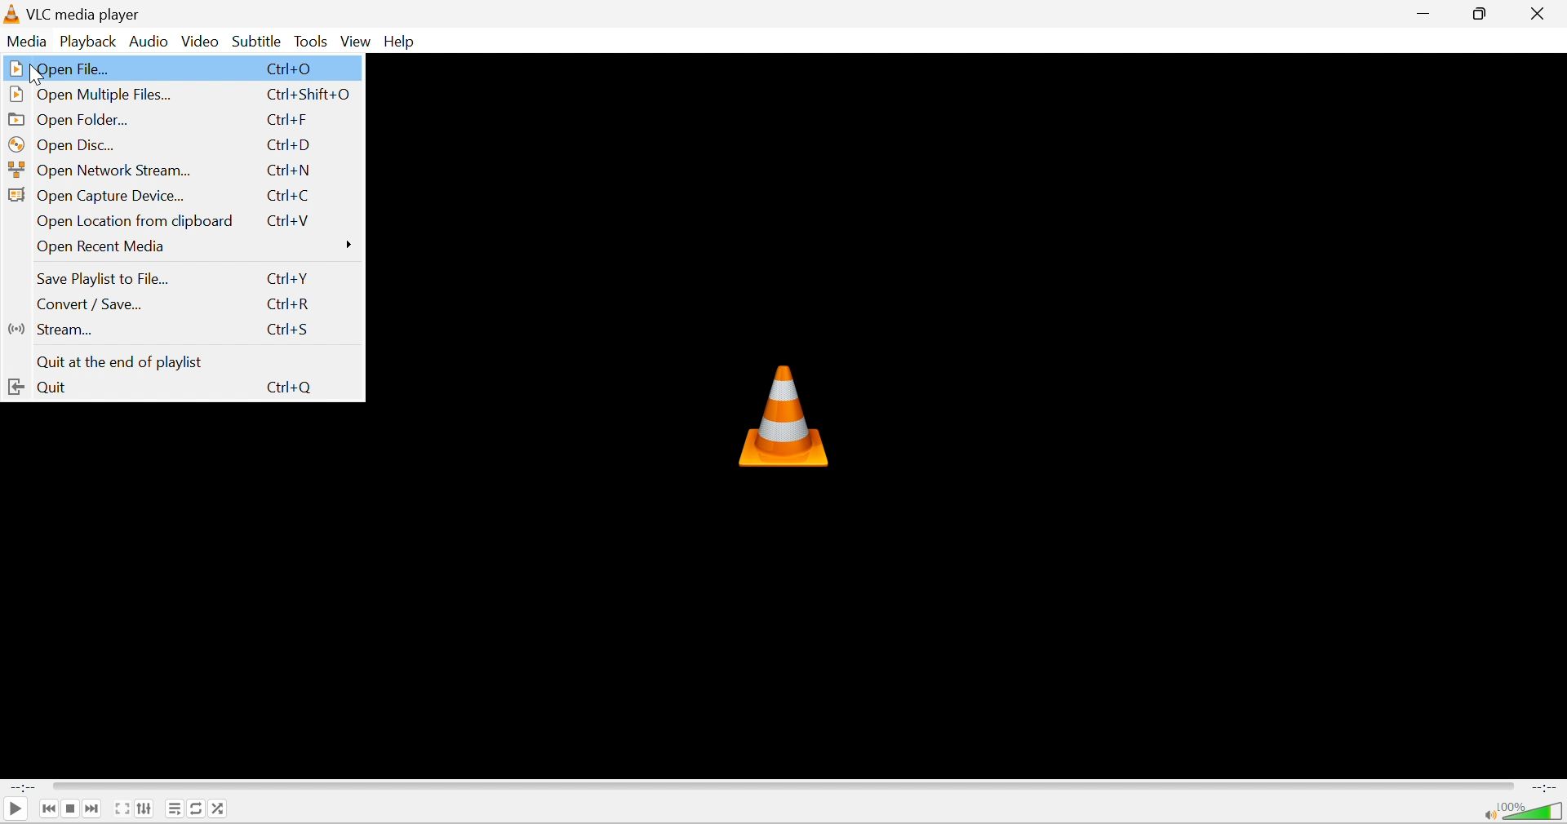 The image size is (1567, 824). What do you see at coordinates (292, 69) in the screenshot?
I see `Ctrl + O` at bounding box center [292, 69].